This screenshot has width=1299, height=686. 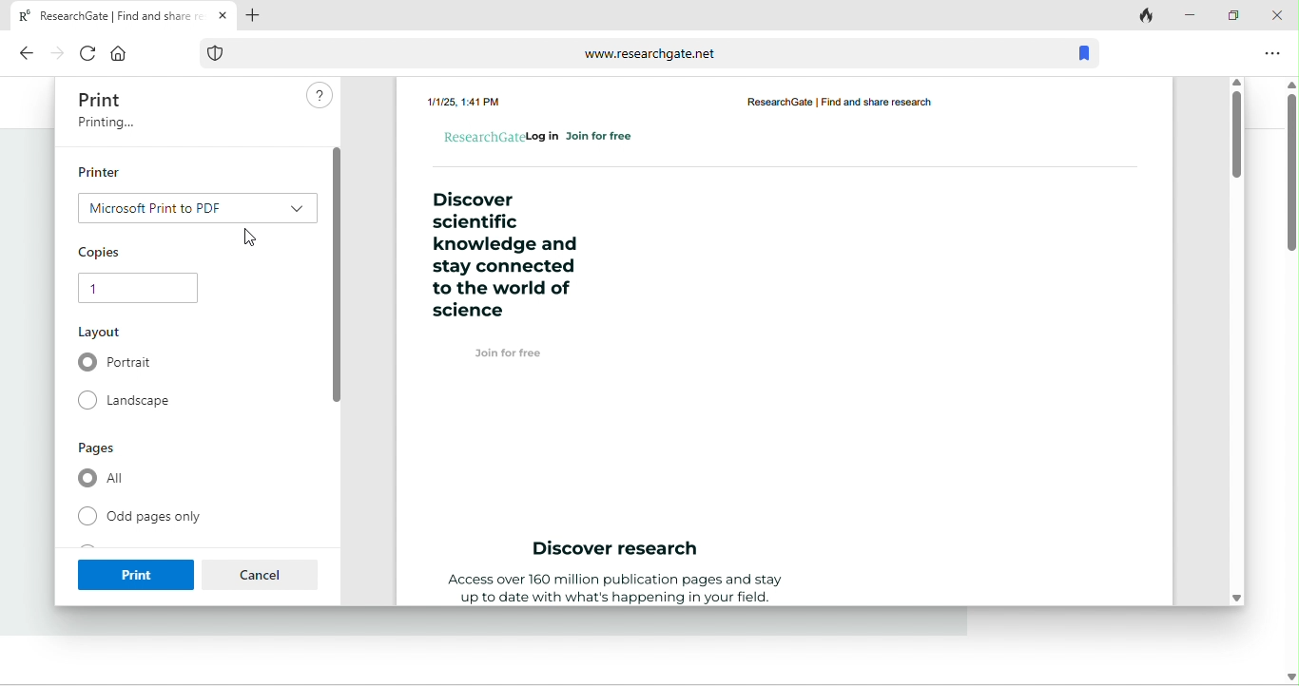 I want to click on all, so click(x=105, y=480).